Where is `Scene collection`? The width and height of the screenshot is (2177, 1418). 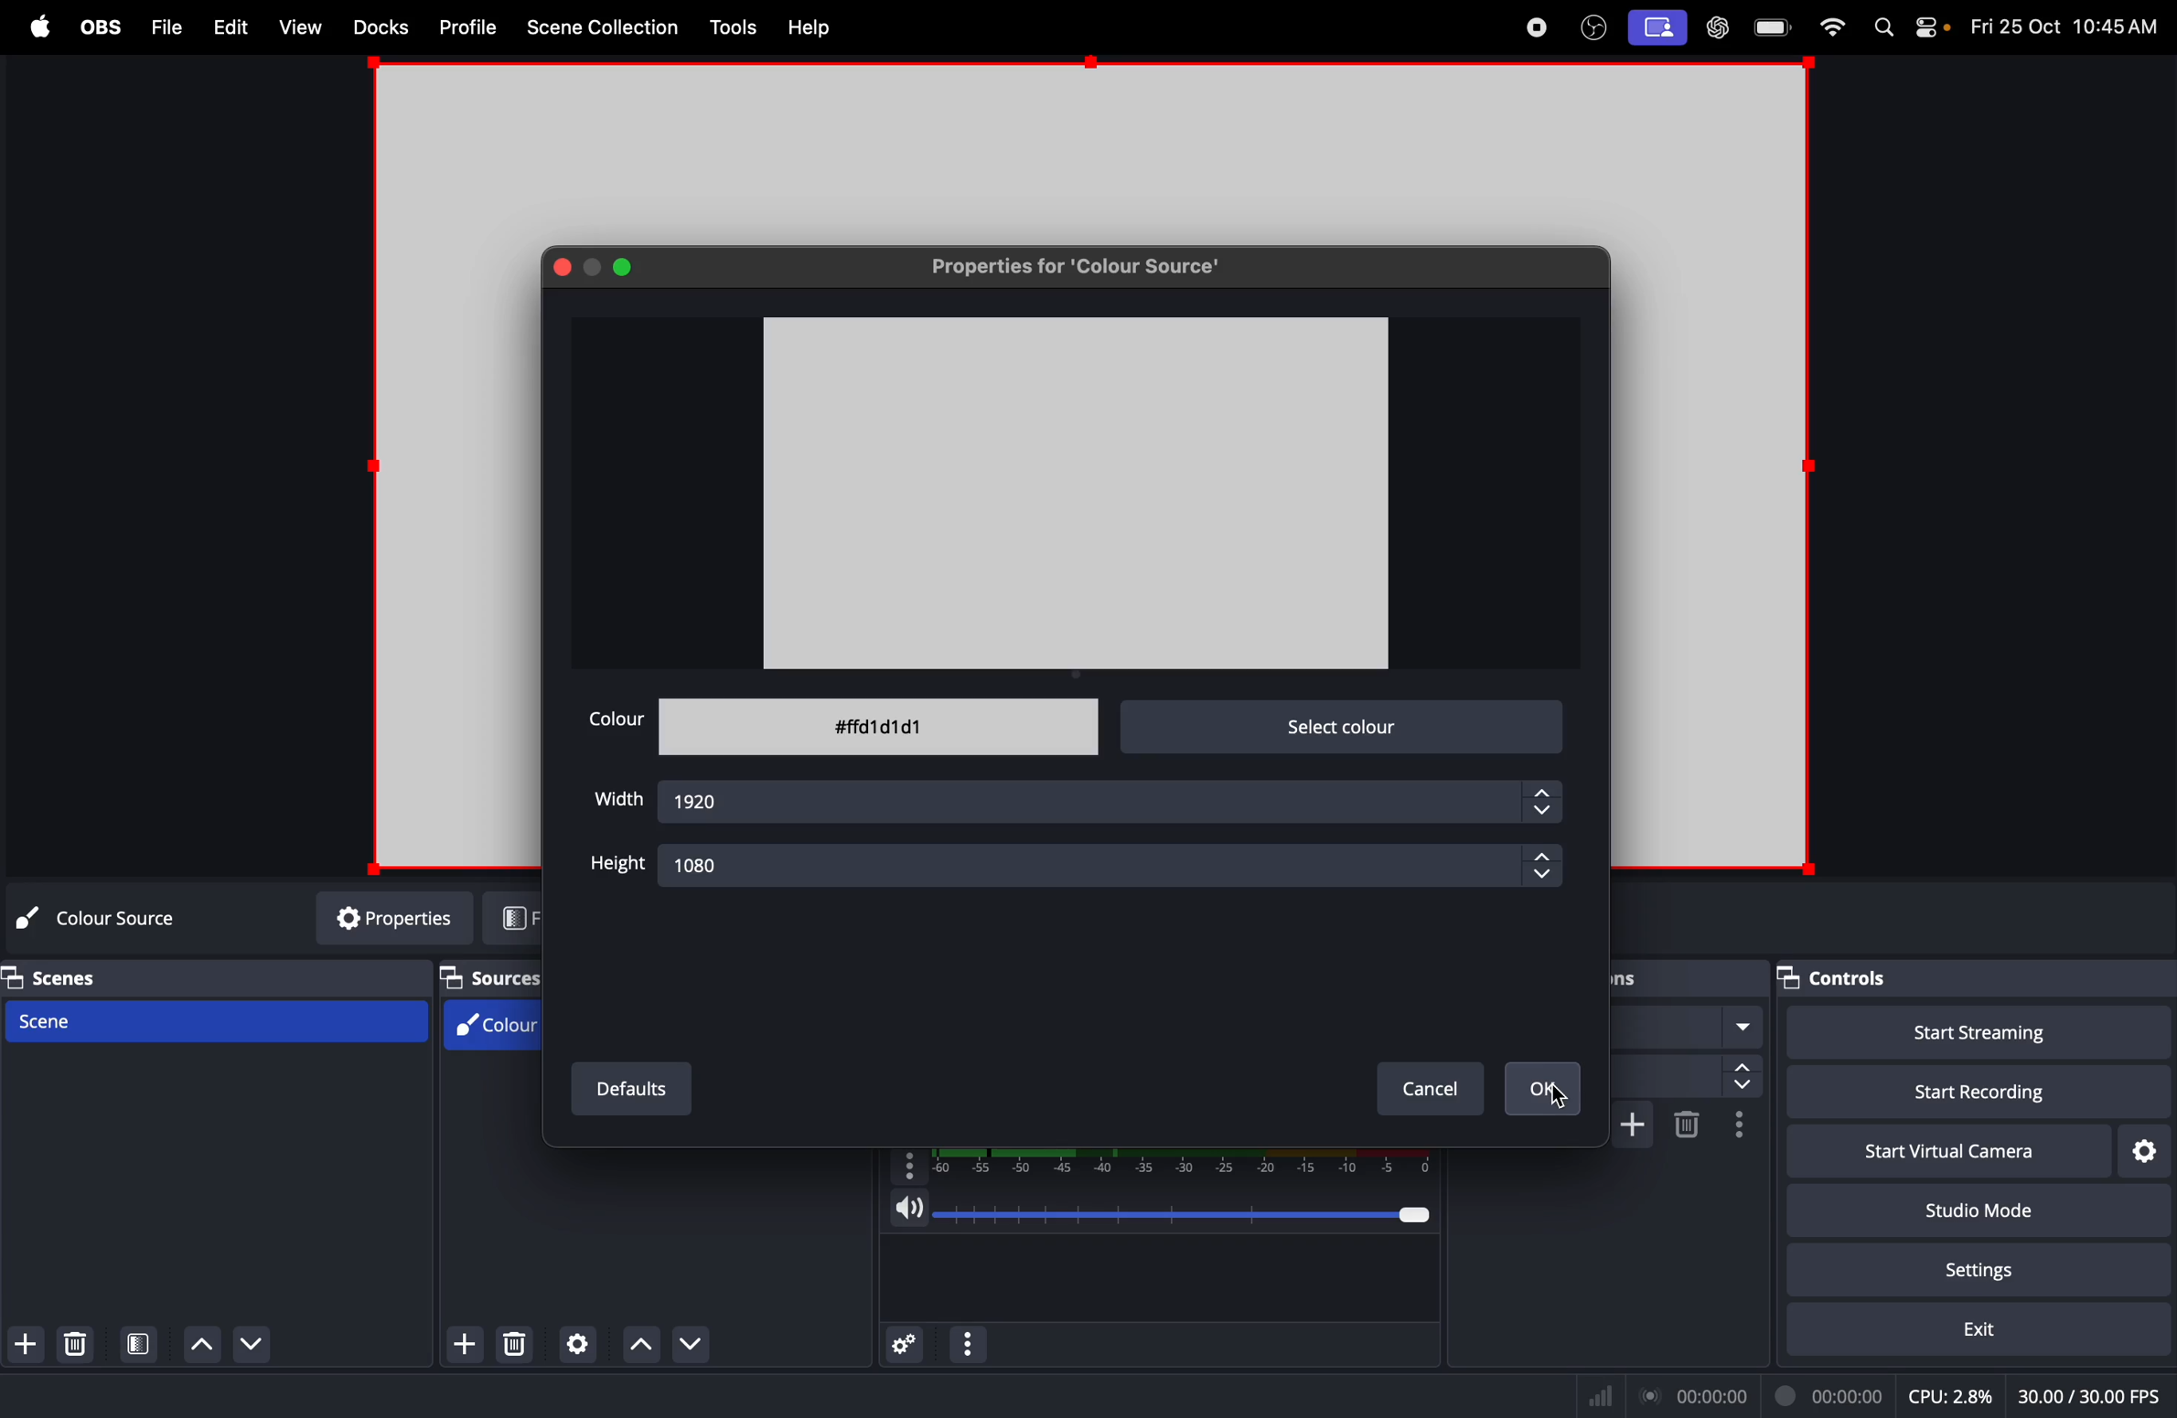 Scene collection is located at coordinates (607, 26).